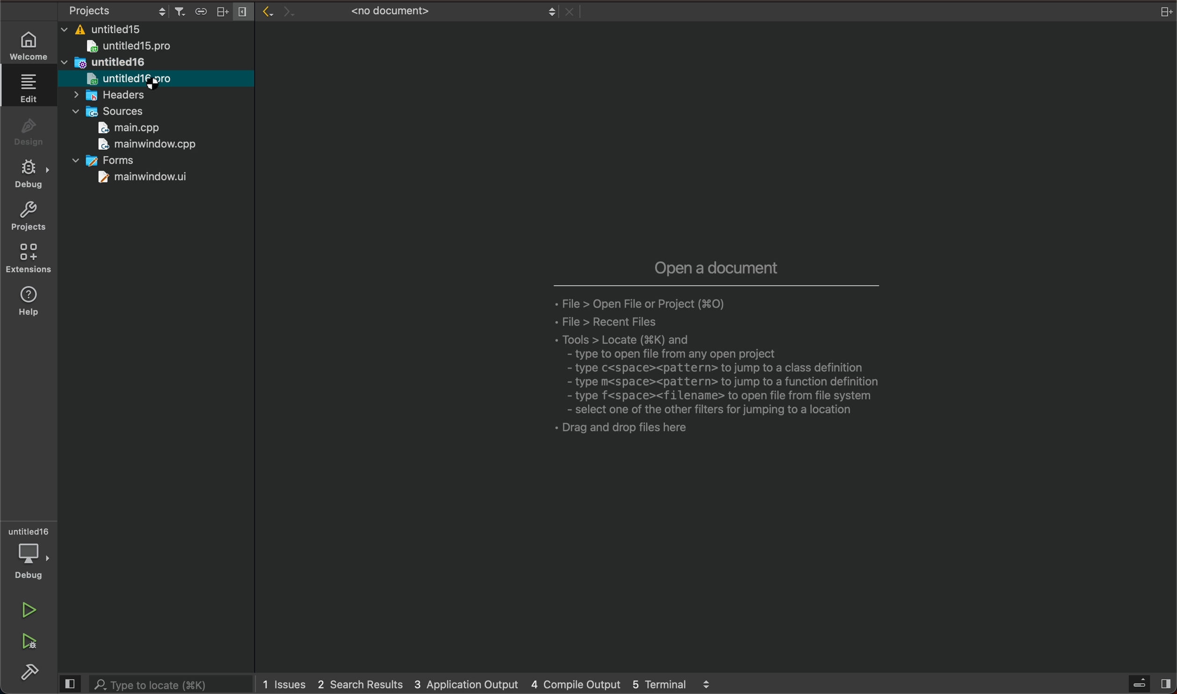 Image resolution: width=1177 pixels, height=694 pixels. What do you see at coordinates (152, 83) in the screenshot?
I see `cursor` at bounding box center [152, 83].